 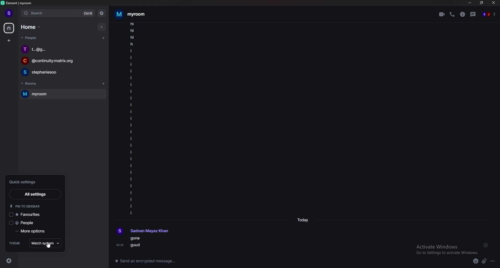 I want to click on texts, so click(x=132, y=118).